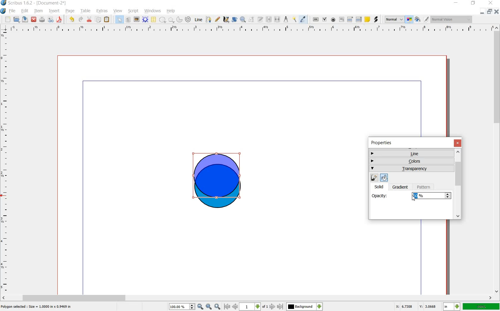  I want to click on ruler, so click(251, 30).